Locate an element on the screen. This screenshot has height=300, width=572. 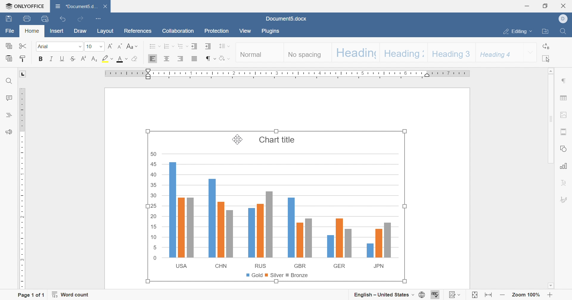
cursor is located at coordinates (237, 141).